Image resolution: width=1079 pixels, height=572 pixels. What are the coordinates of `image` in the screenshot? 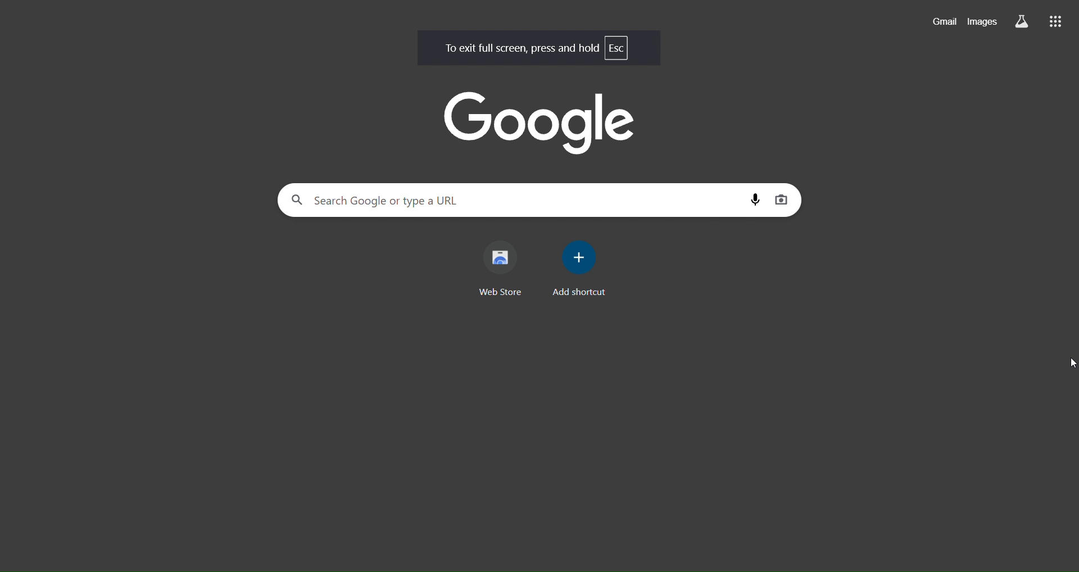 It's located at (542, 122).